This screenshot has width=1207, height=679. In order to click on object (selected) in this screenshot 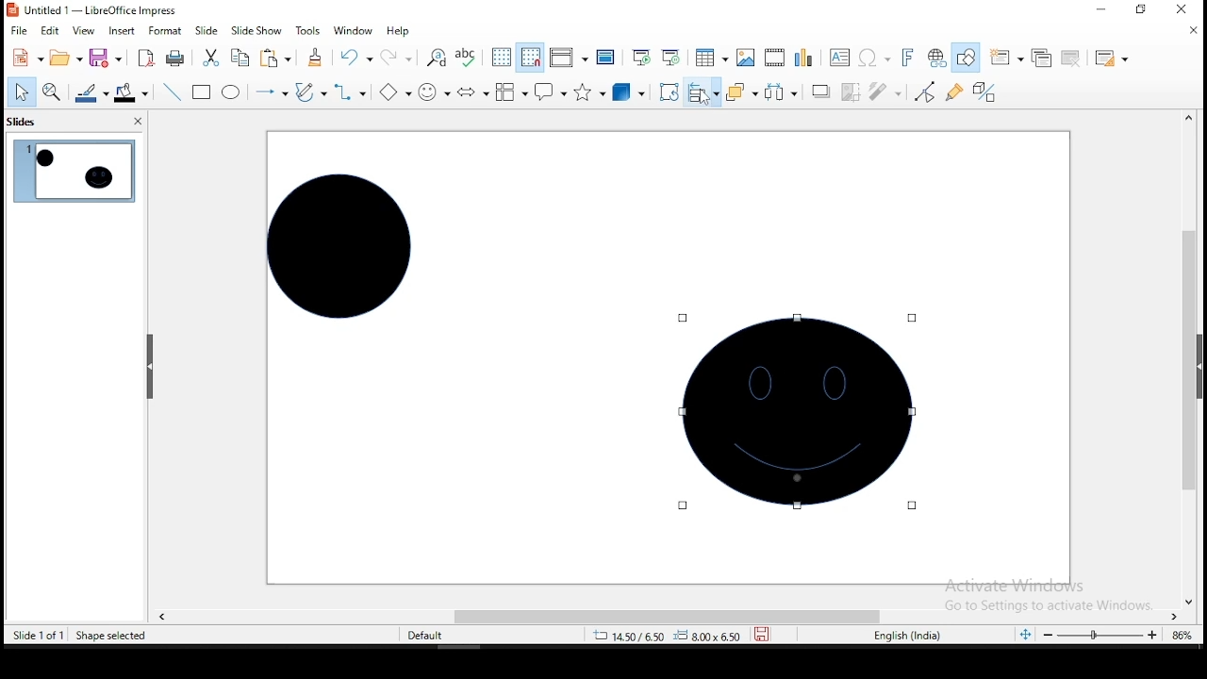, I will do `click(800, 412)`.